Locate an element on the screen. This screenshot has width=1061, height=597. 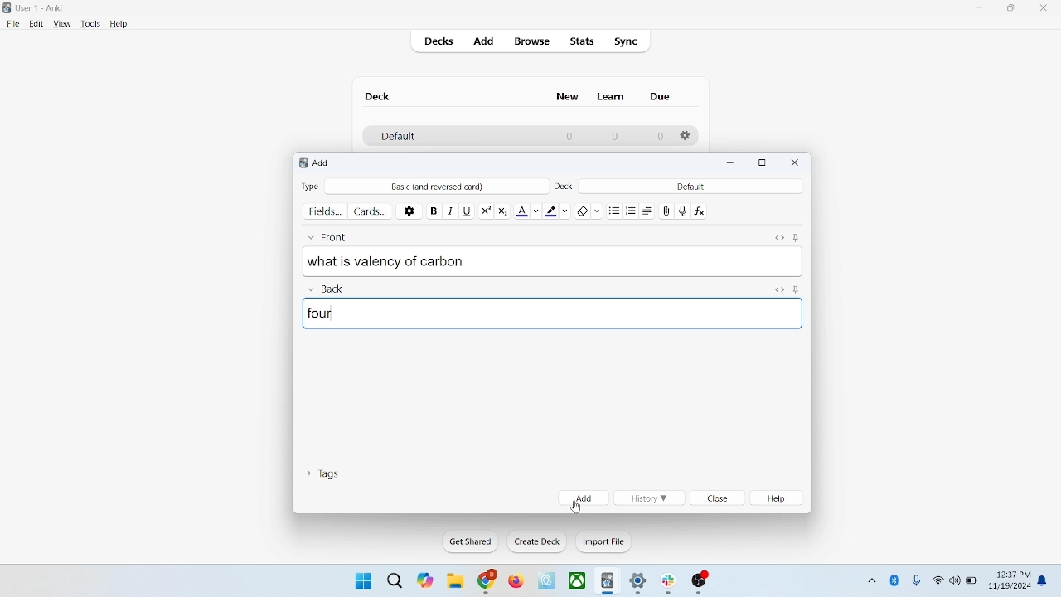
microphone is located at coordinates (918, 581).